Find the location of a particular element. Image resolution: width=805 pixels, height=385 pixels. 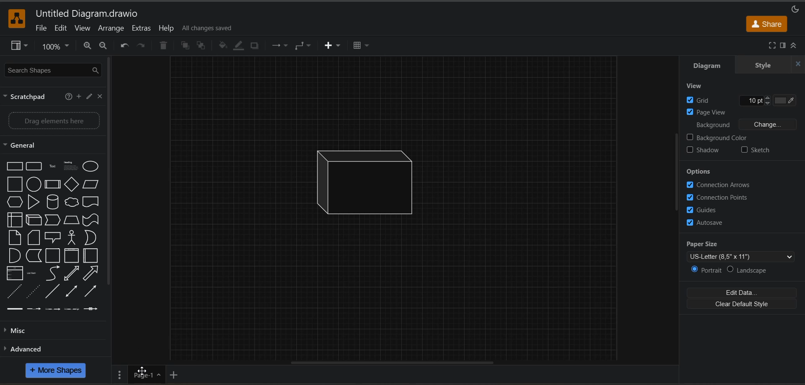

to back is located at coordinates (203, 46).